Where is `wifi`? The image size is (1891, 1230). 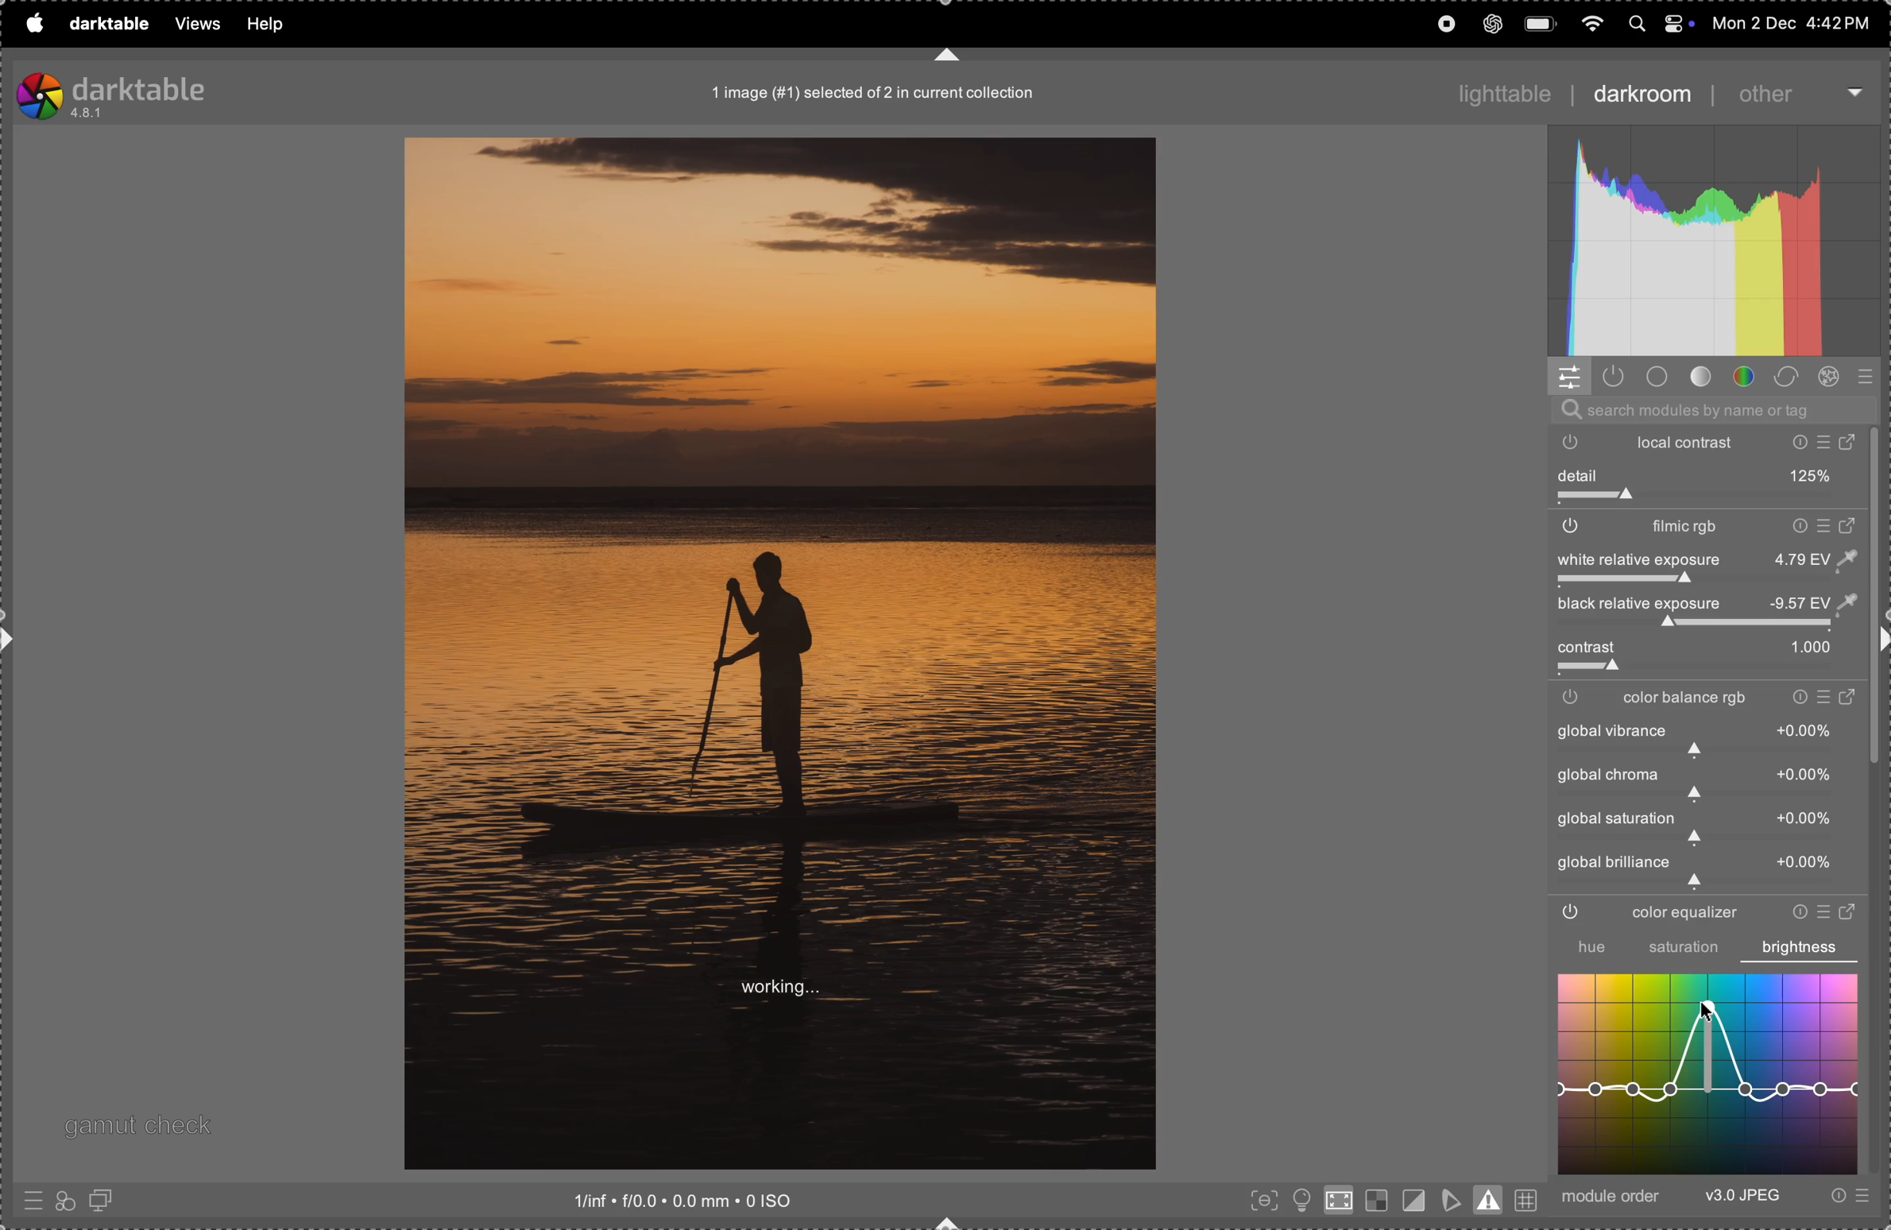
wifi is located at coordinates (1589, 21).